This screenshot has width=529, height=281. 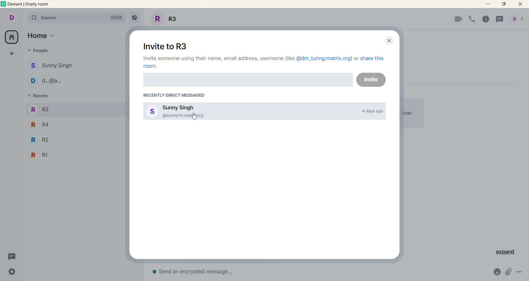 What do you see at coordinates (166, 18) in the screenshot?
I see `Room name` at bounding box center [166, 18].